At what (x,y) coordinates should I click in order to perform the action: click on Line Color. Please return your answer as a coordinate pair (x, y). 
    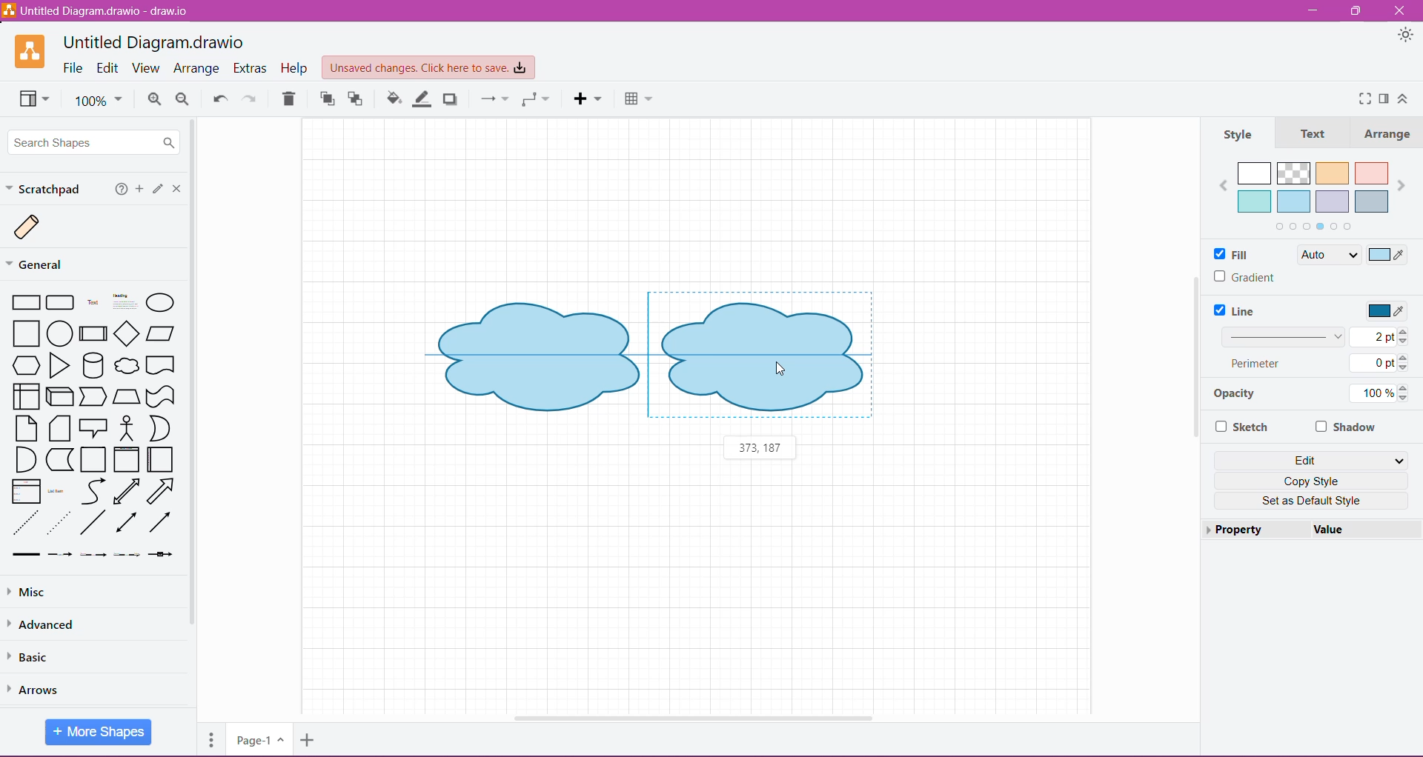
    Looking at the image, I should click on (422, 99).